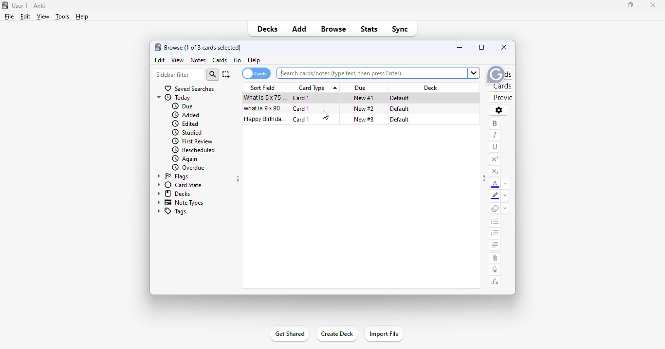 This screenshot has height=349, width=665. What do you see at coordinates (190, 89) in the screenshot?
I see `saved searches` at bounding box center [190, 89].